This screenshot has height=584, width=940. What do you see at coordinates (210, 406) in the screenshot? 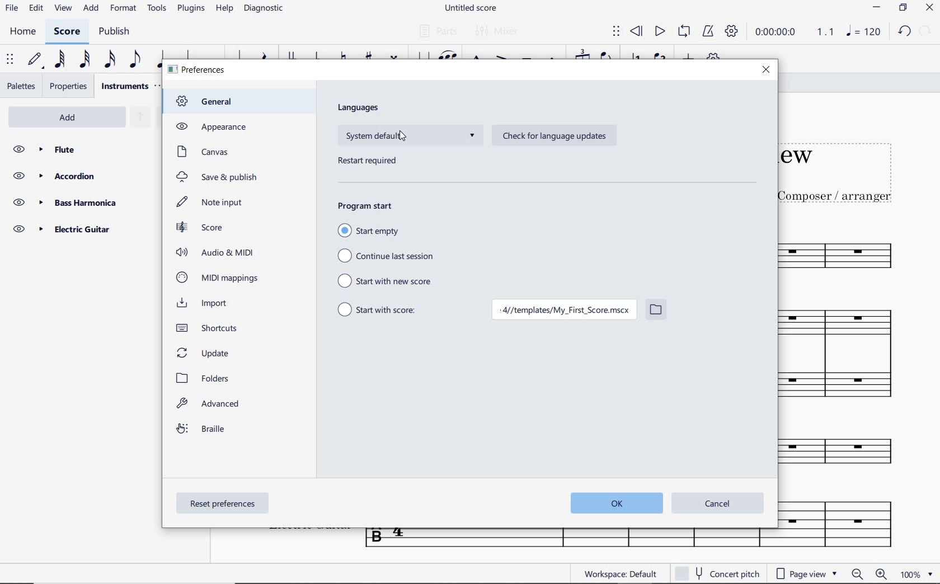
I see `advanced` at bounding box center [210, 406].